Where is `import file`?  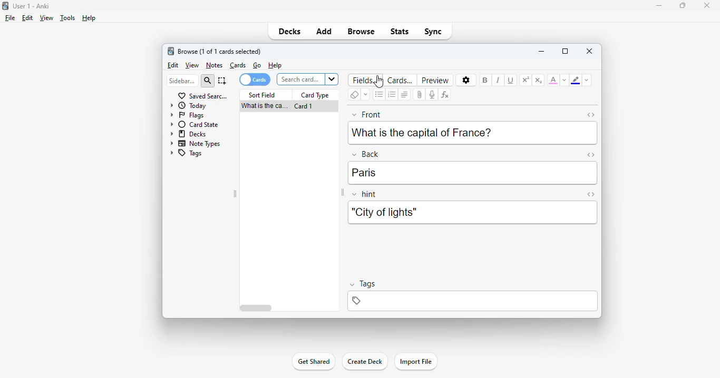
import file is located at coordinates (415, 362).